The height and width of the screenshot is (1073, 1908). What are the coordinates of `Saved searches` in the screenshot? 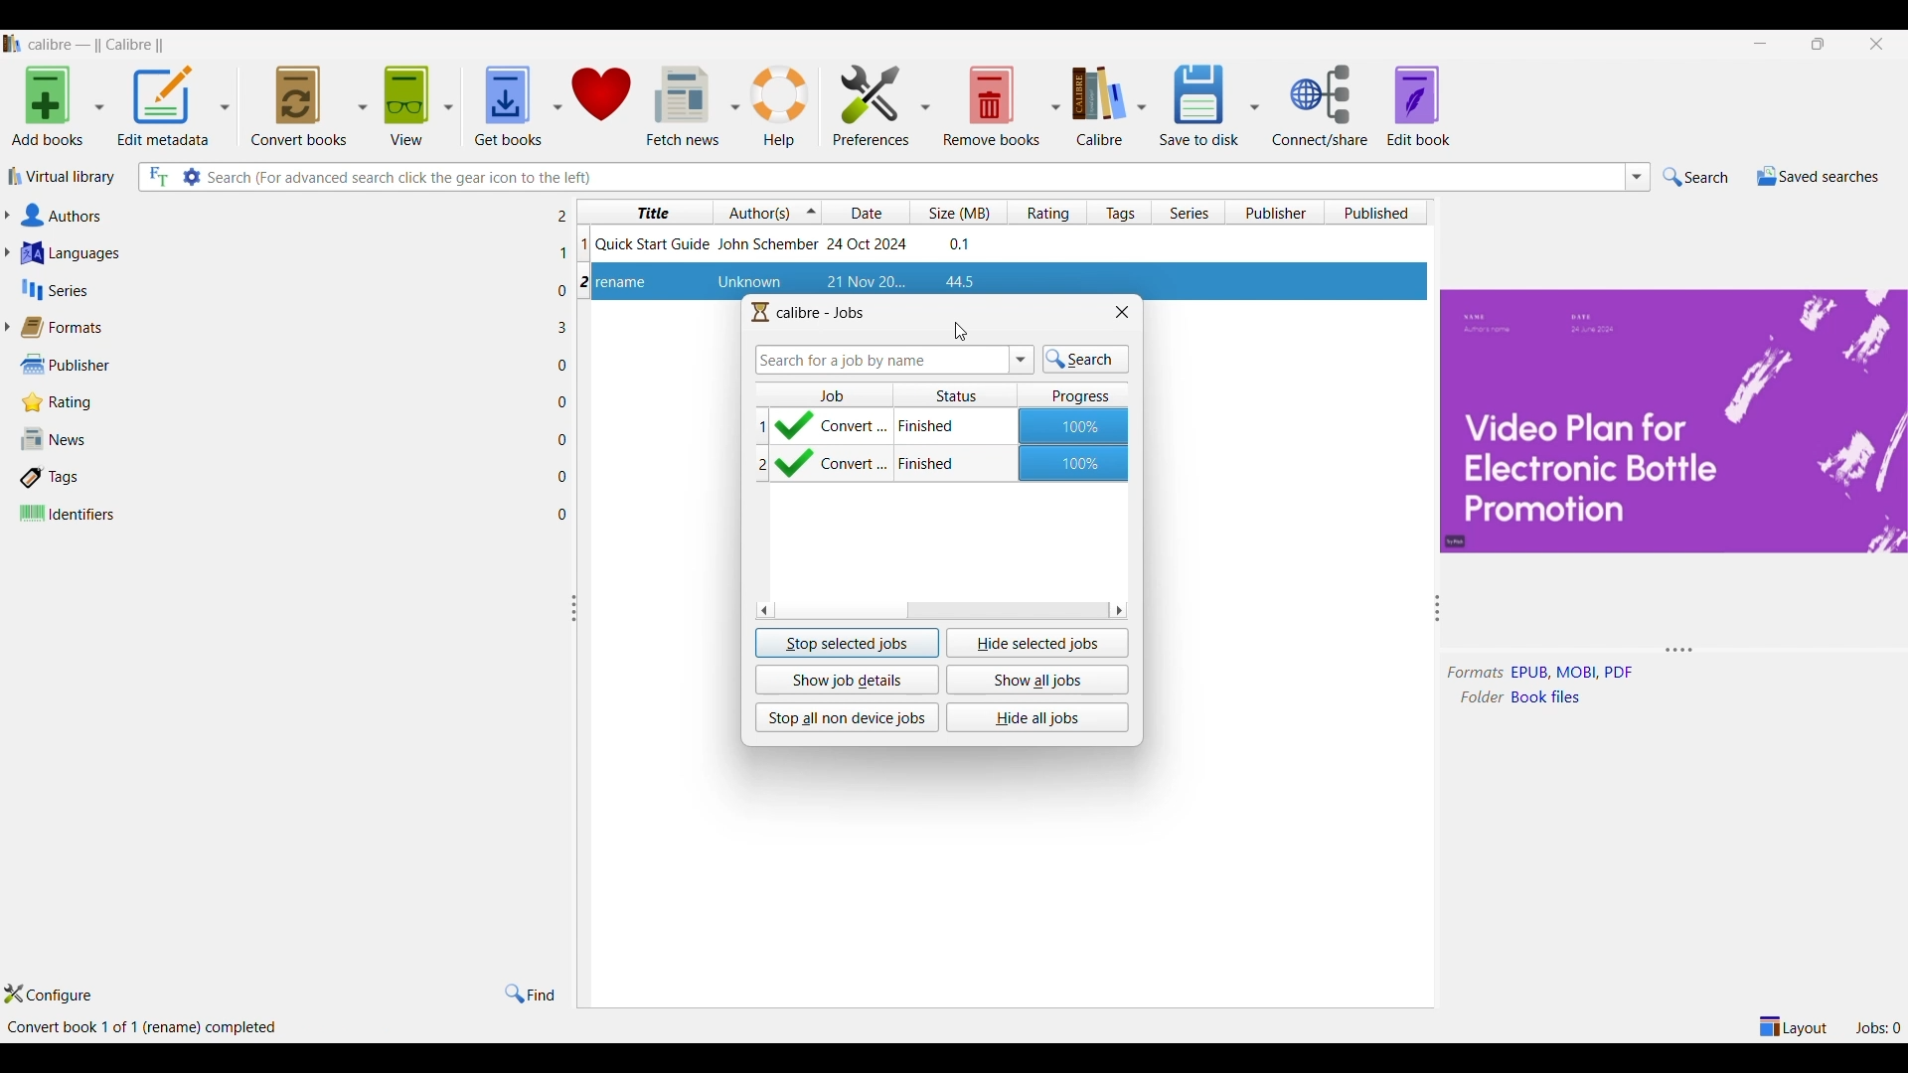 It's located at (1818, 176).